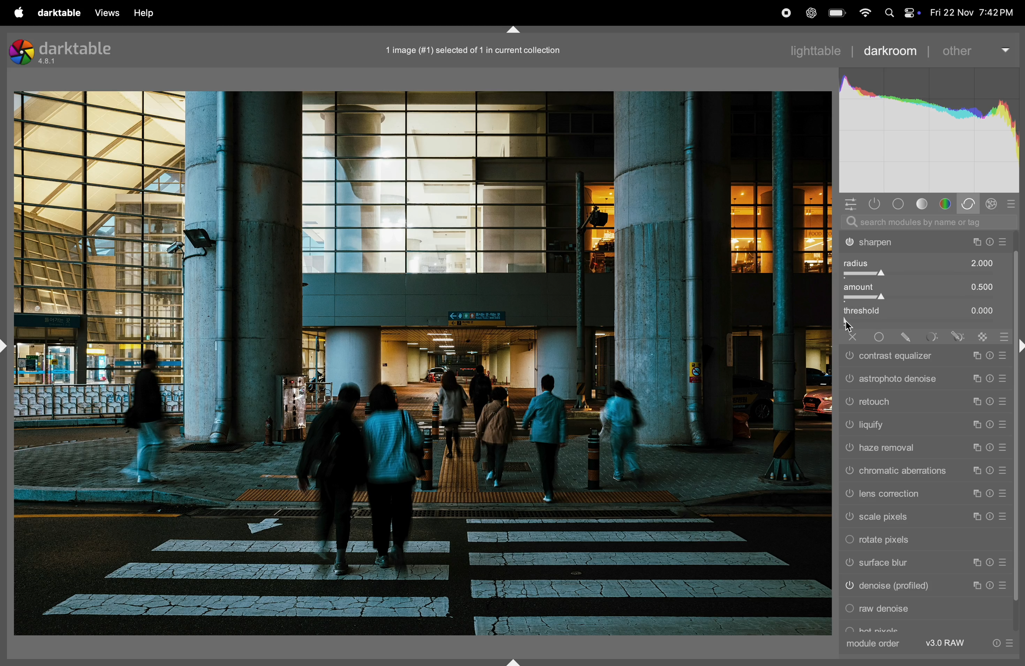 This screenshot has width=1025, height=666. What do you see at coordinates (924, 494) in the screenshot?
I see `lens correction` at bounding box center [924, 494].